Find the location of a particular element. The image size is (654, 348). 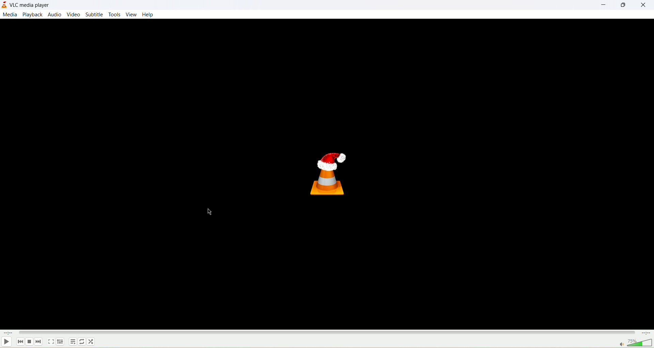

play is located at coordinates (8, 342).